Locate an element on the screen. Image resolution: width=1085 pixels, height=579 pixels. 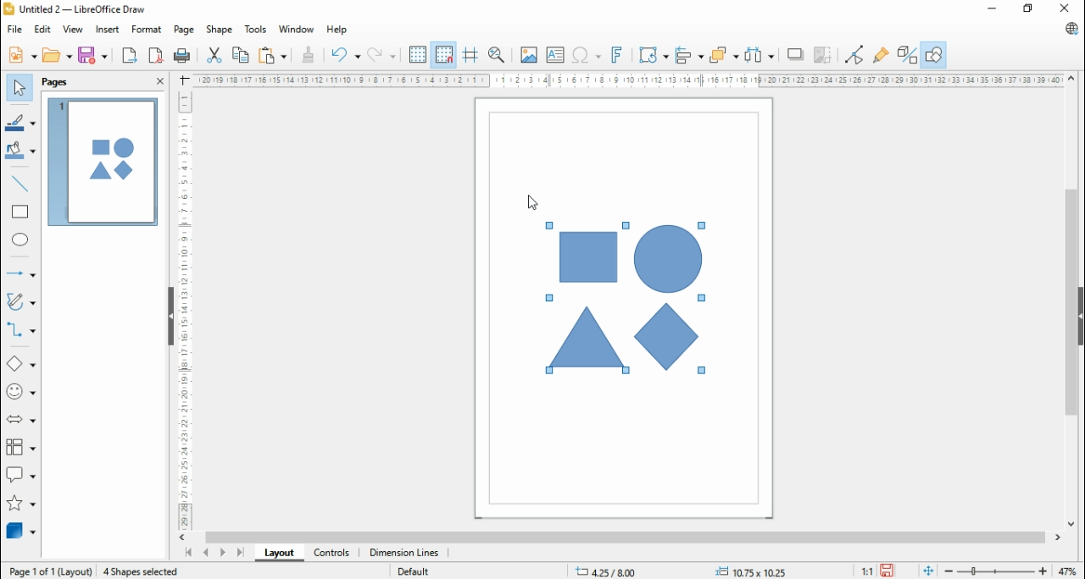
callout shapes is located at coordinates (21, 474).